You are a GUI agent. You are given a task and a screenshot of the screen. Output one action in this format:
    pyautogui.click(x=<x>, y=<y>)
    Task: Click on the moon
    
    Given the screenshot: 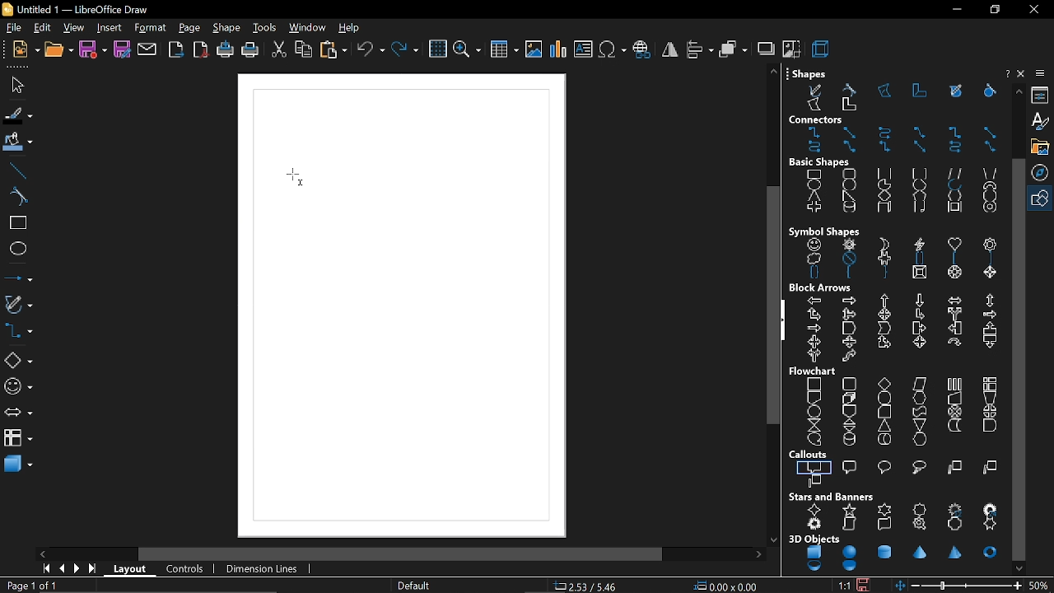 What is the action you would take?
    pyautogui.click(x=882, y=242)
    